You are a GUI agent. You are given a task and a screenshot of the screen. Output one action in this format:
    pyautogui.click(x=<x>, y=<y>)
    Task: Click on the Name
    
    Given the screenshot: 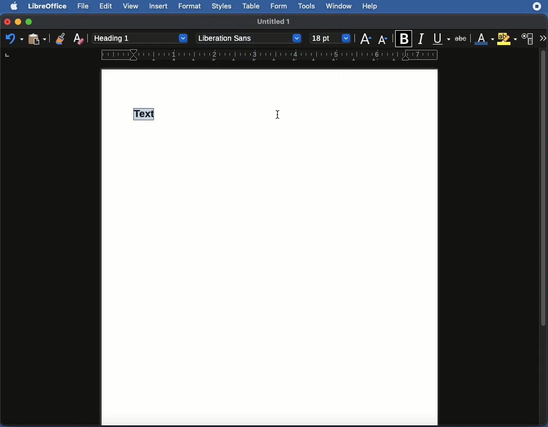 What is the action you would take?
    pyautogui.click(x=275, y=22)
    